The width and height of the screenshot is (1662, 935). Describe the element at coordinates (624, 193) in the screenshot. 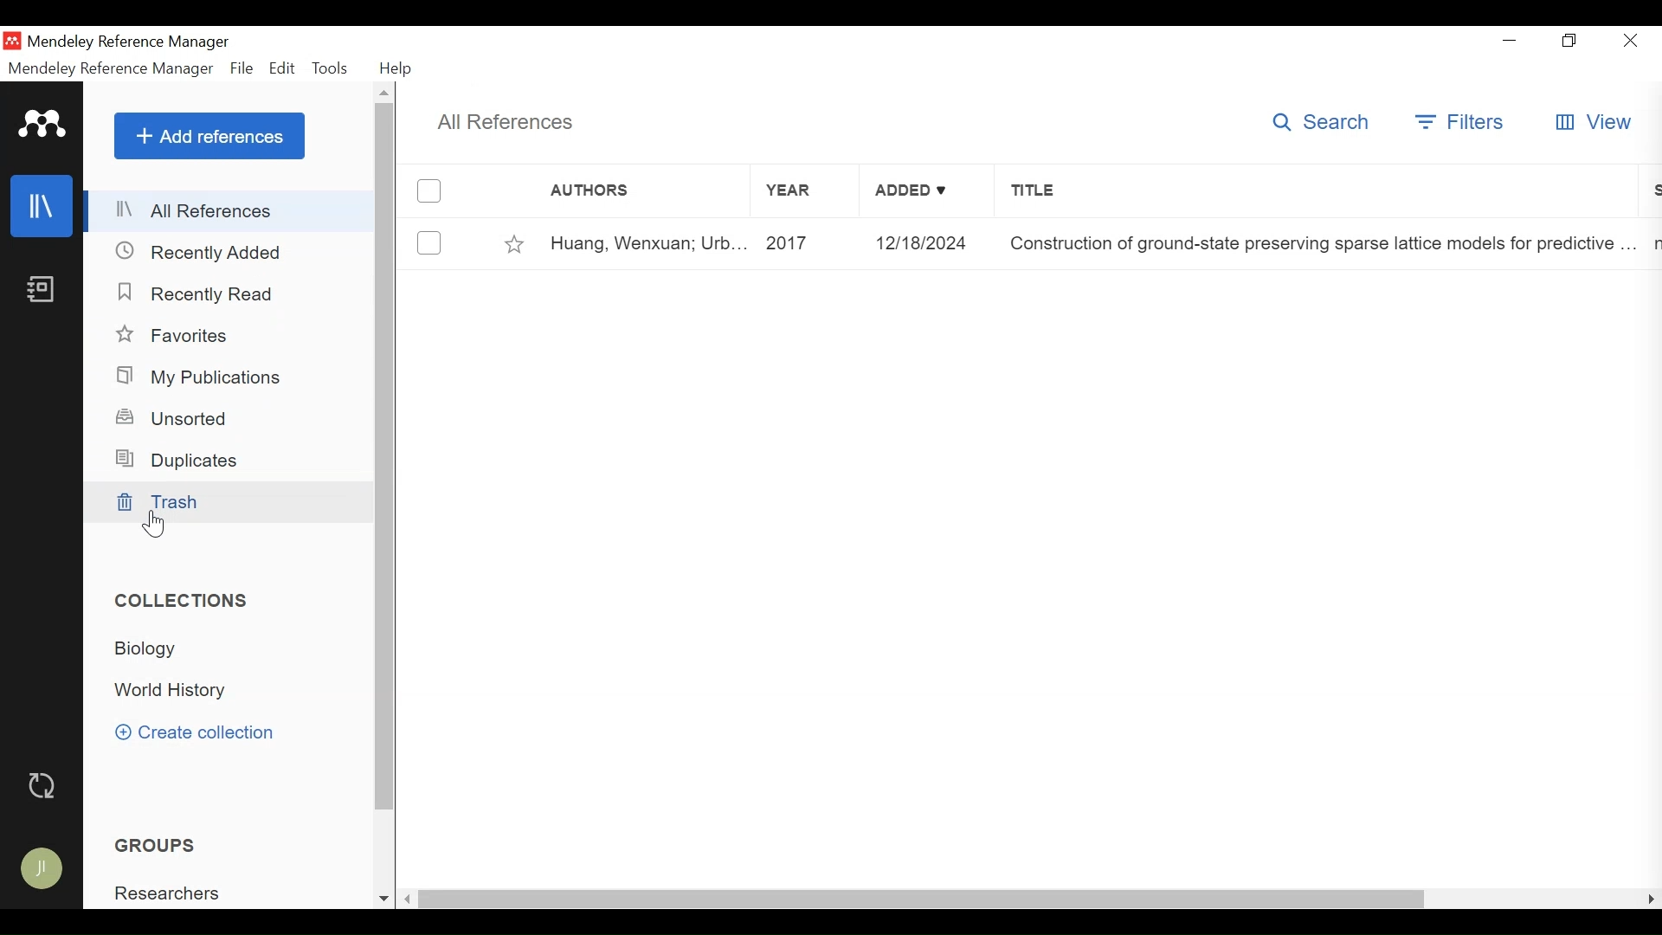

I see `Authors` at that location.